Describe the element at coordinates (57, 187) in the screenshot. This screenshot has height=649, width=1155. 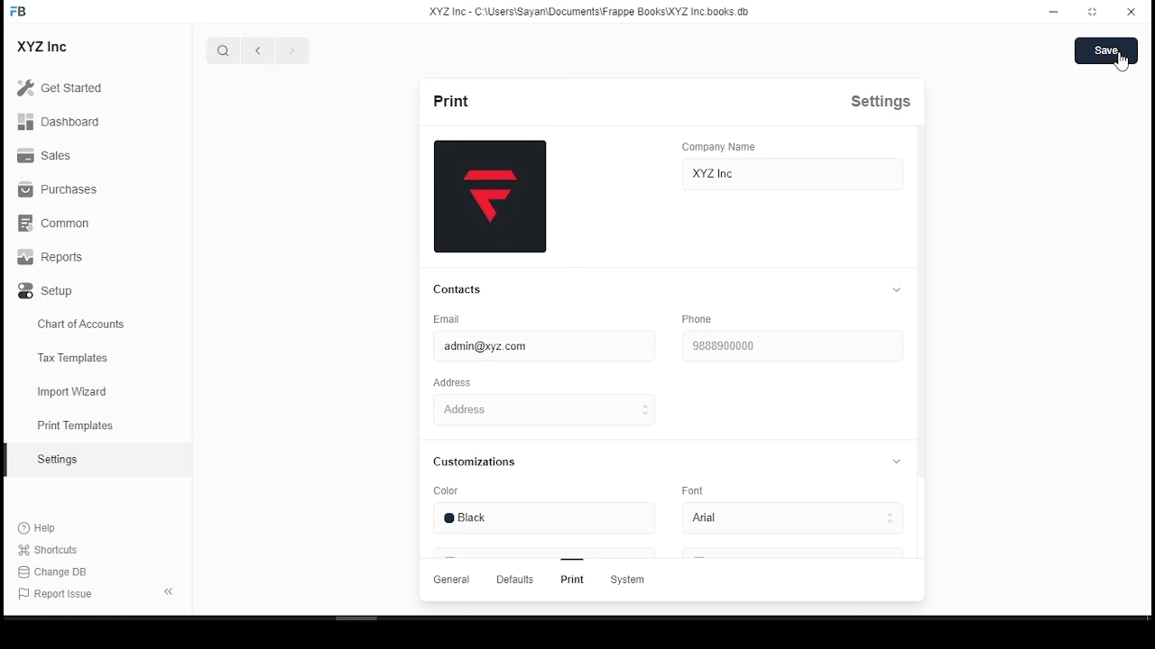
I see `Purchases` at that location.